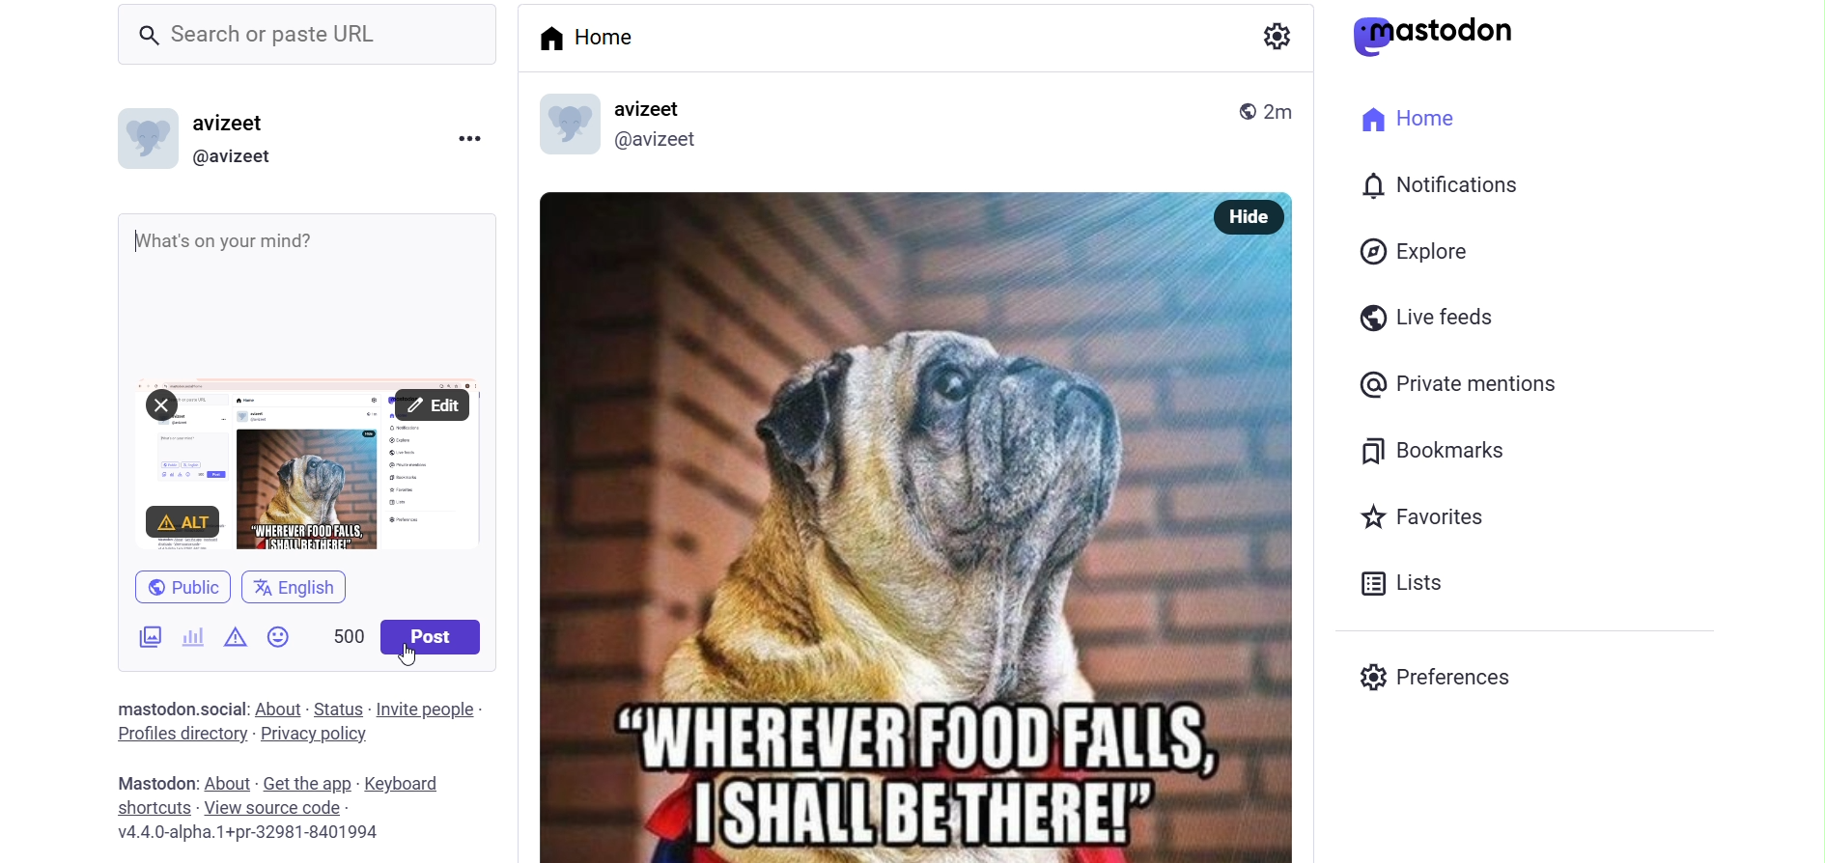 The image size is (1825, 863). What do you see at coordinates (429, 403) in the screenshot?
I see `Edit` at bounding box center [429, 403].